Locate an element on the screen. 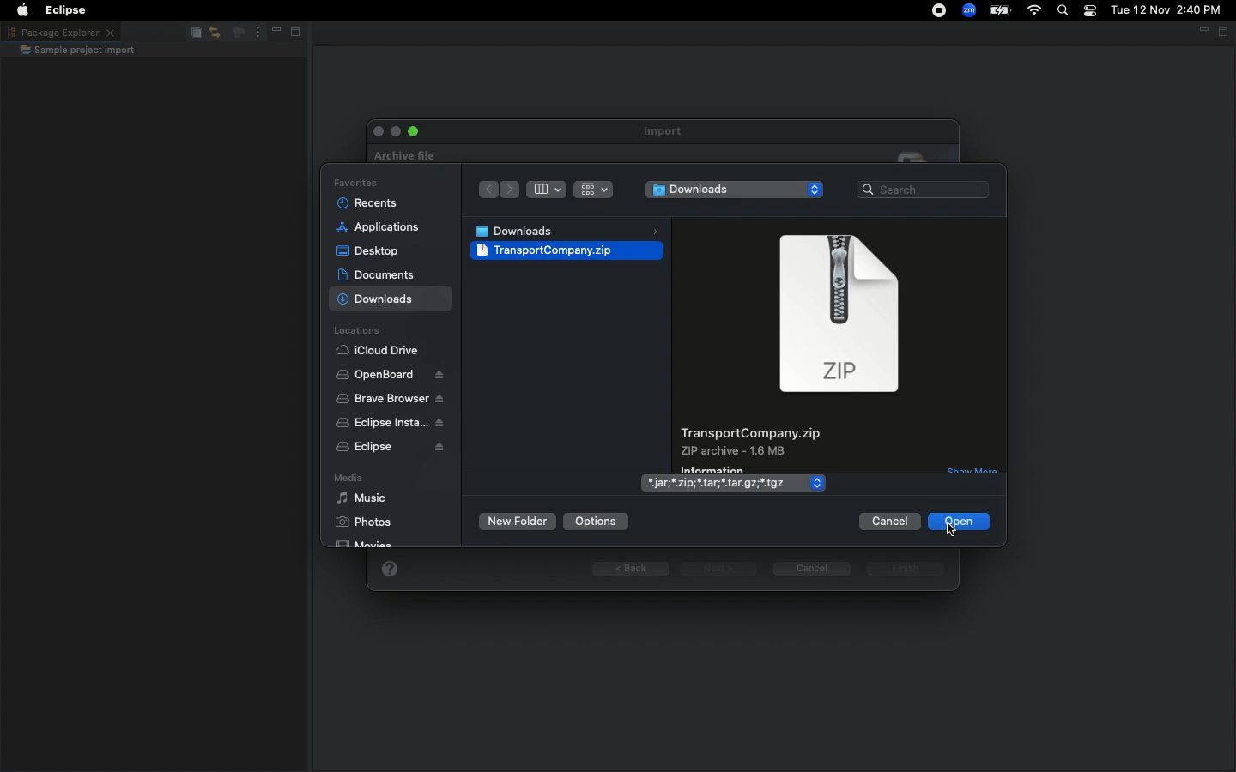 Image resolution: width=1236 pixels, height=772 pixels. TransportCompany.zip
ZIP archive - 1.6 MB. is located at coordinates (751, 438).